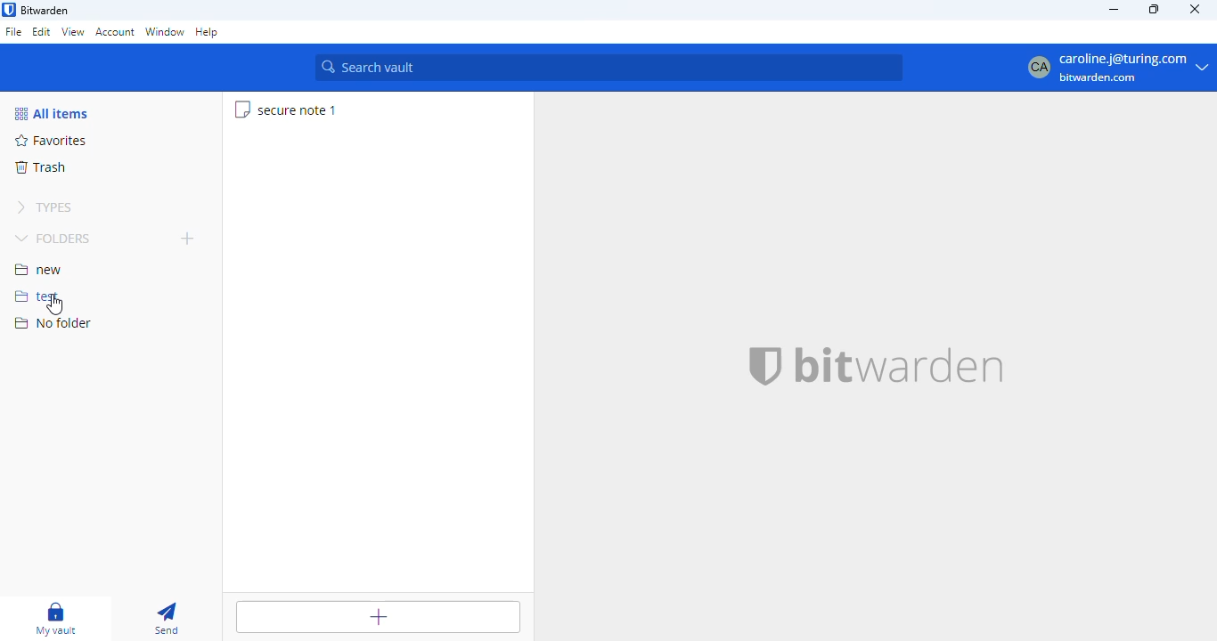 Image resolution: width=1217 pixels, height=641 pixels. Describe the element at coordinates (378, 617) in the screenshot. I see `add item` at that location.